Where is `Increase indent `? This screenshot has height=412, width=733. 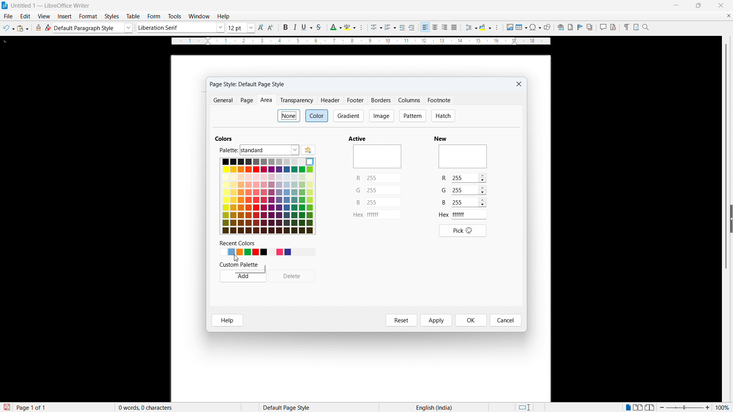 Increase indent  is located at coordinates (402, 28).